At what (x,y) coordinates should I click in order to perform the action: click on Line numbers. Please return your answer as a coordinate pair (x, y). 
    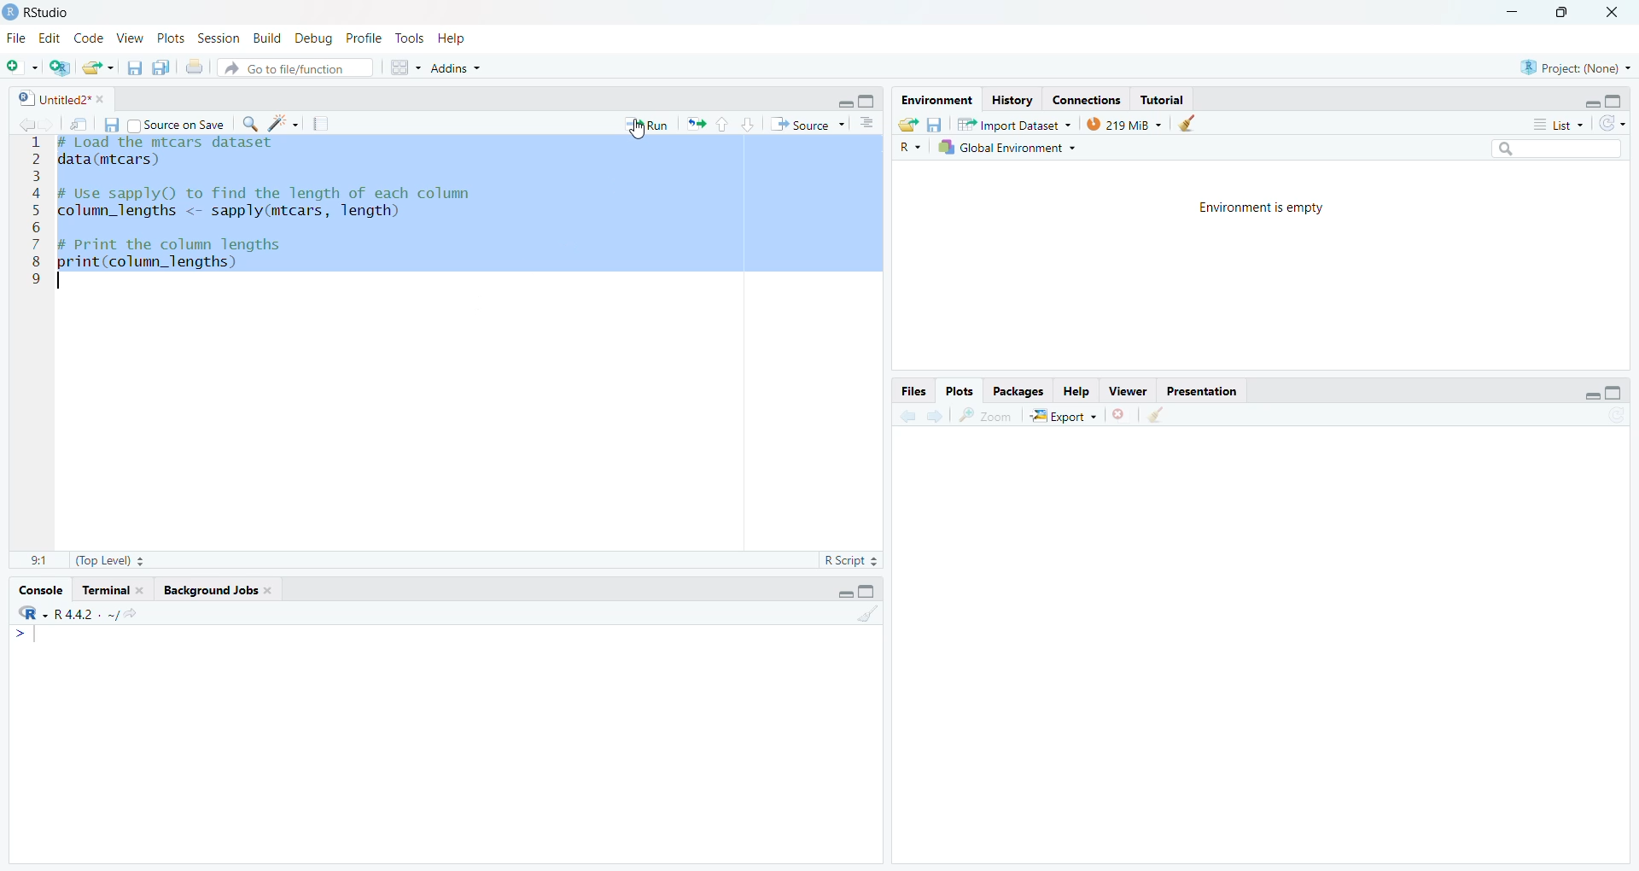
    Looking at the image, I should click on (31, 213).